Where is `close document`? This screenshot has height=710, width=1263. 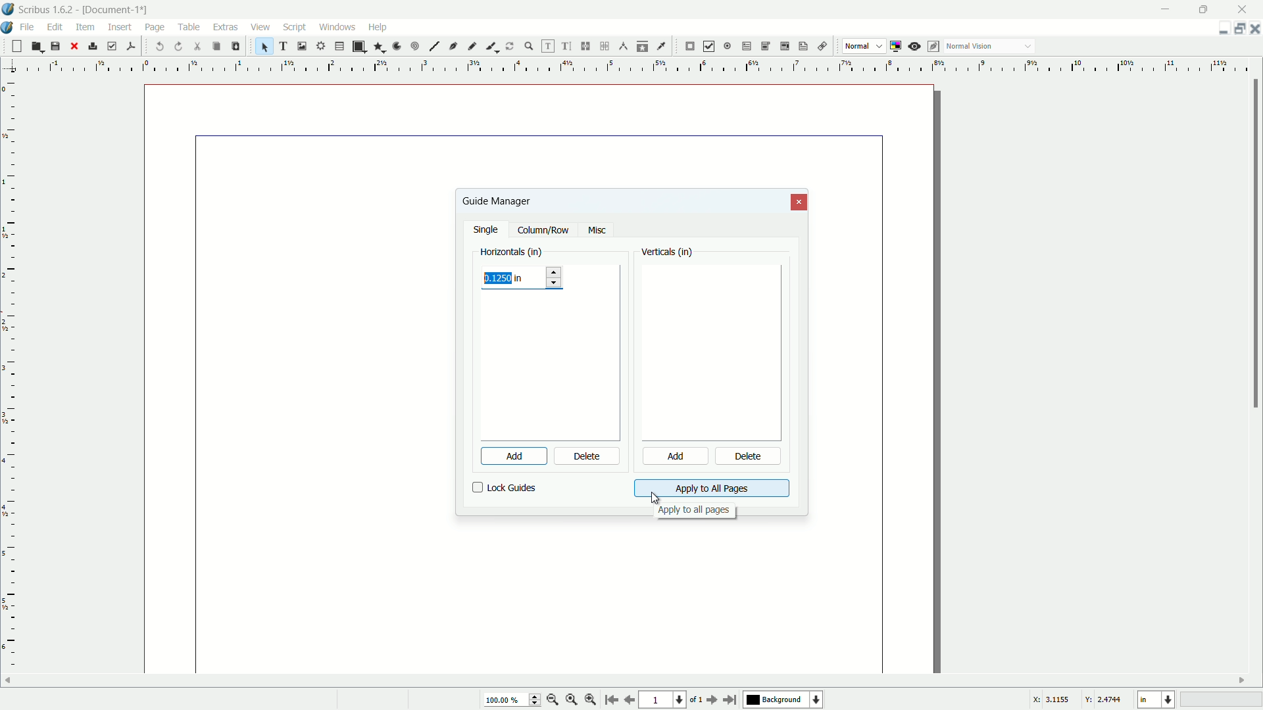 close document is located at coordinates (1255, 29).